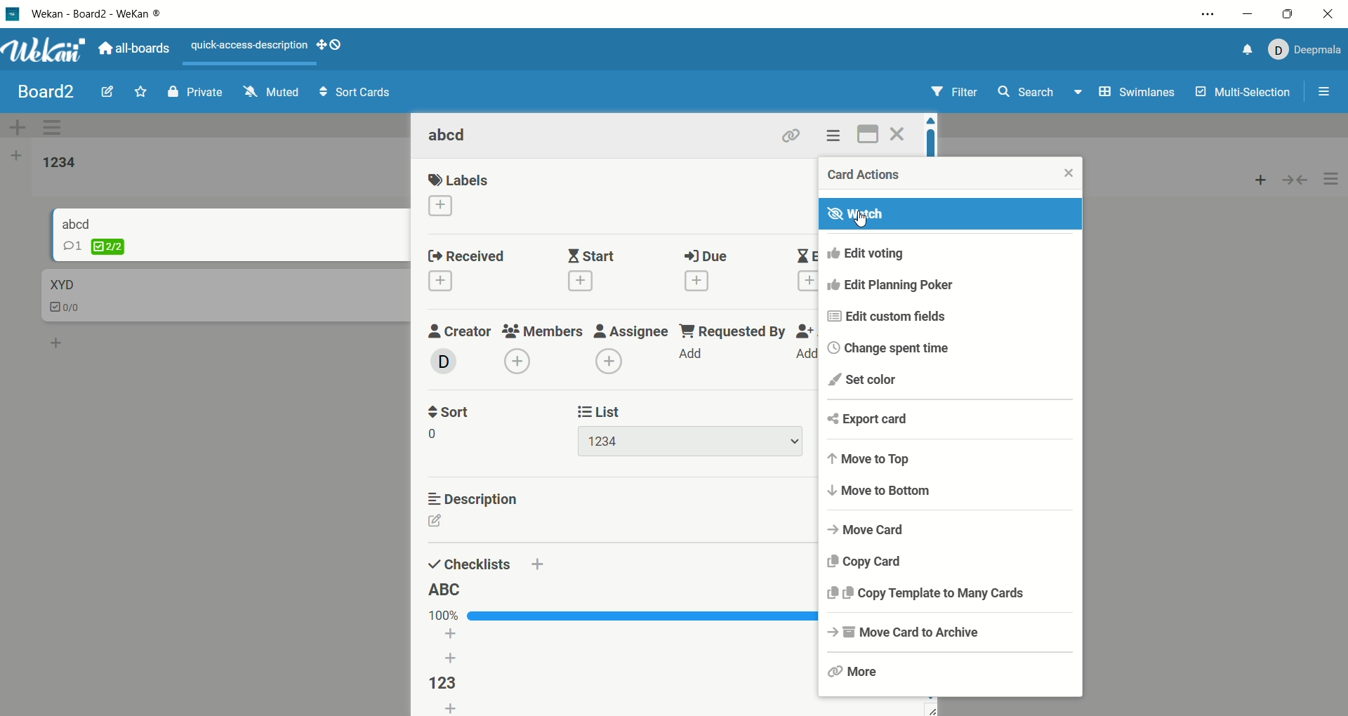 The width and height of the screenshot is (1348, 716). What do you see at coordinates (544, 348) in the screenshot?
I see `members` at bounding box center [544, 348].